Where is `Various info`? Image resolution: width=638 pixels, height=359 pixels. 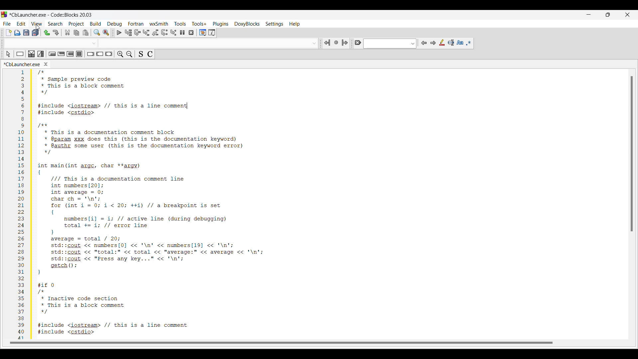 Various info is located at coordinates (212, 33).